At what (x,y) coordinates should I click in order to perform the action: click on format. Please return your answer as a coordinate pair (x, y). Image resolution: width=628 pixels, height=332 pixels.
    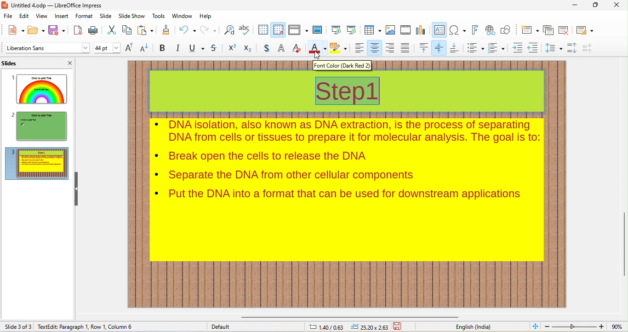
    Looking at the image, I should click on (83, 16).